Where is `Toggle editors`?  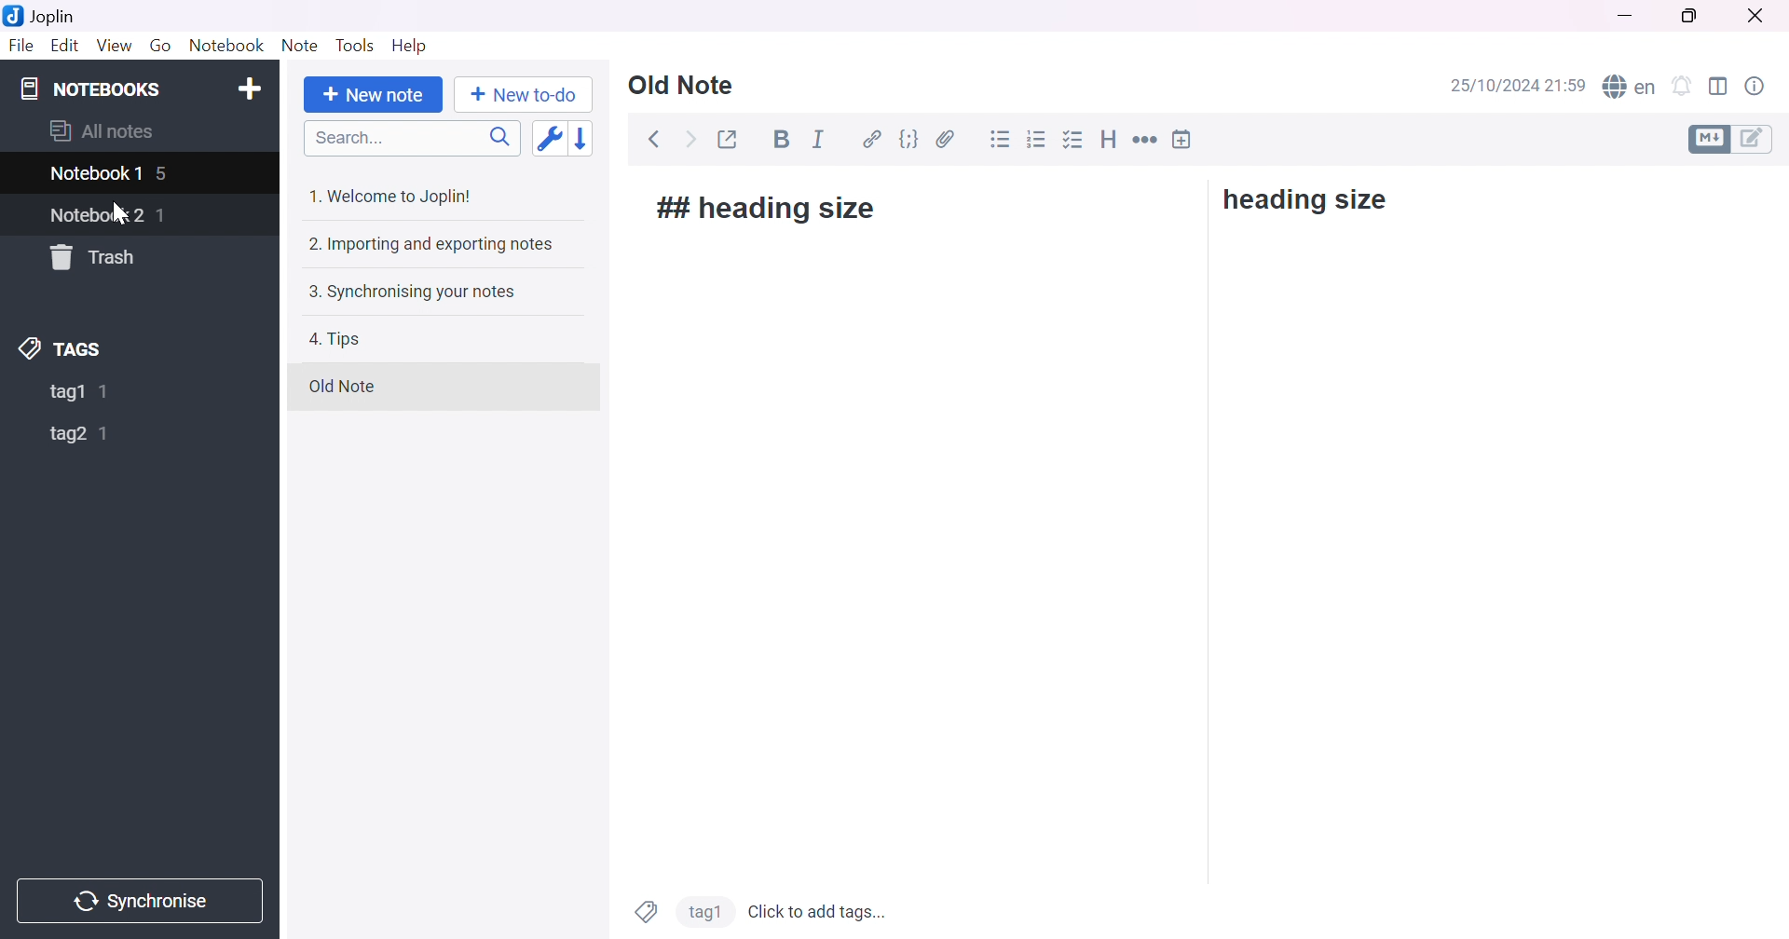
Toggle editors is located at coordinates (1734, 139).